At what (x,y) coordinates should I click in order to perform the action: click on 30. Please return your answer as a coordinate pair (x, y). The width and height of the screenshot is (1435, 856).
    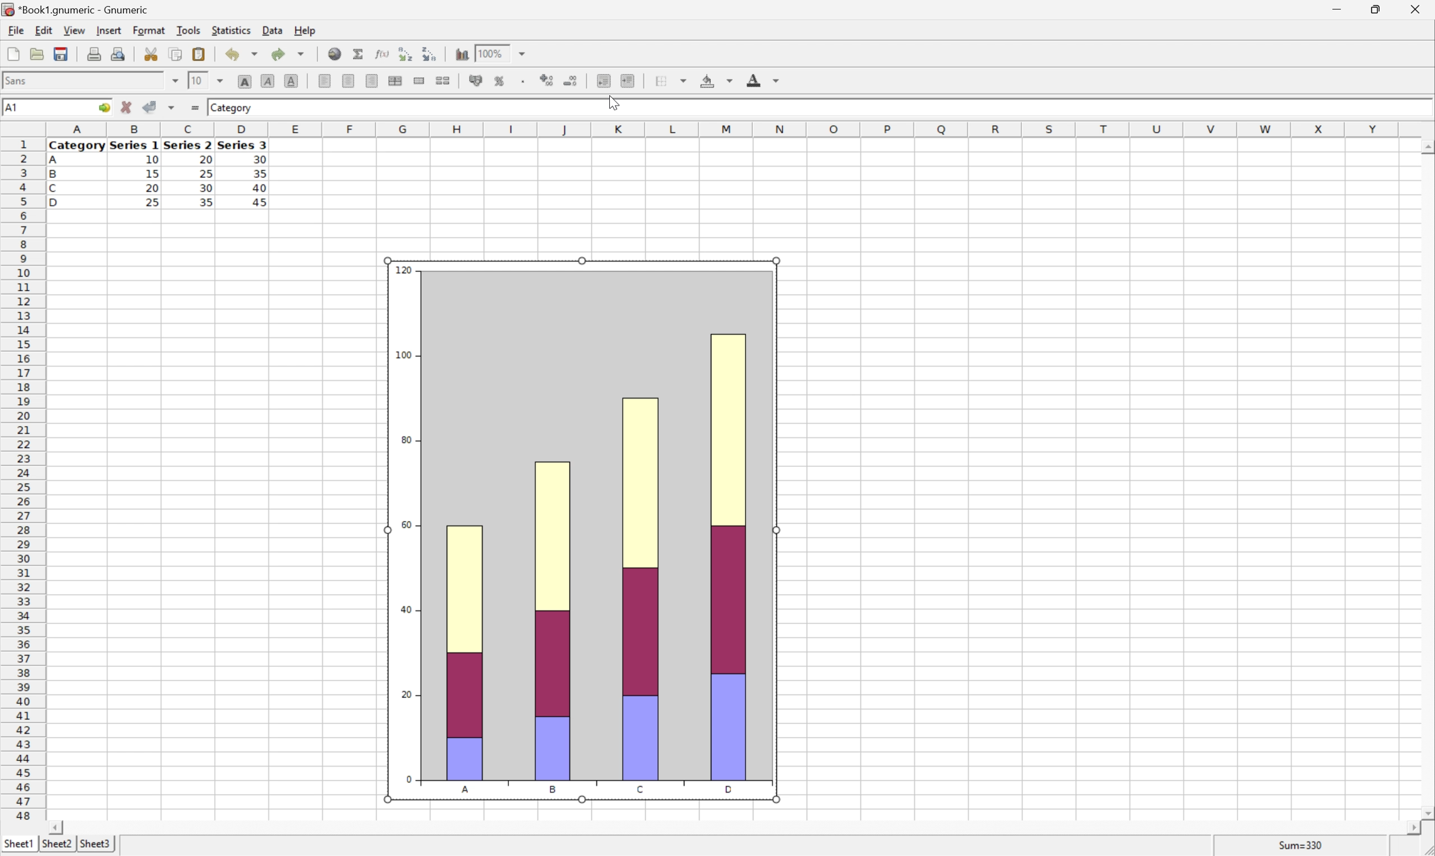
    Looking at the image, I should click on (207, 189).